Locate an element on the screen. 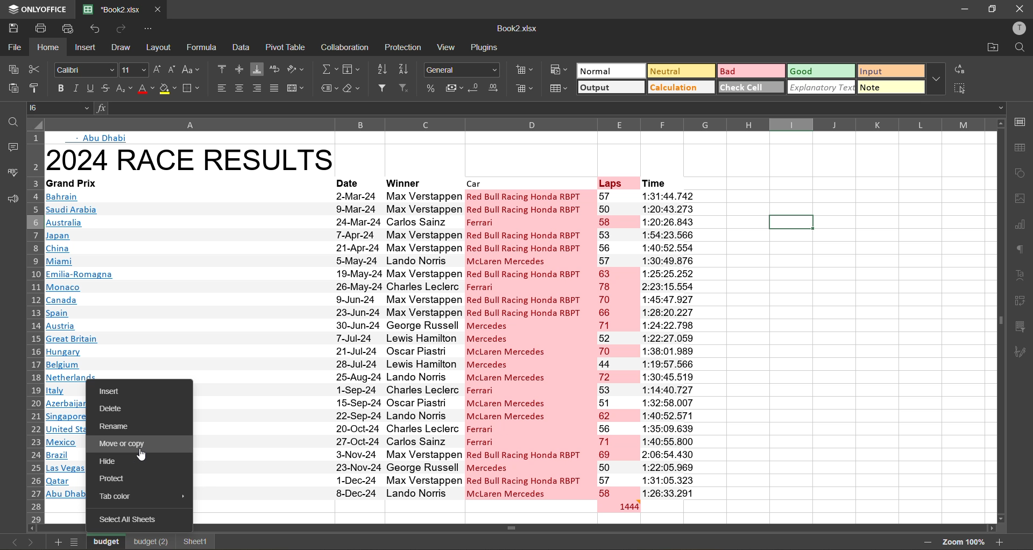 This screenshot has width=1033, height=550. date is located at coordinates (358, 343).